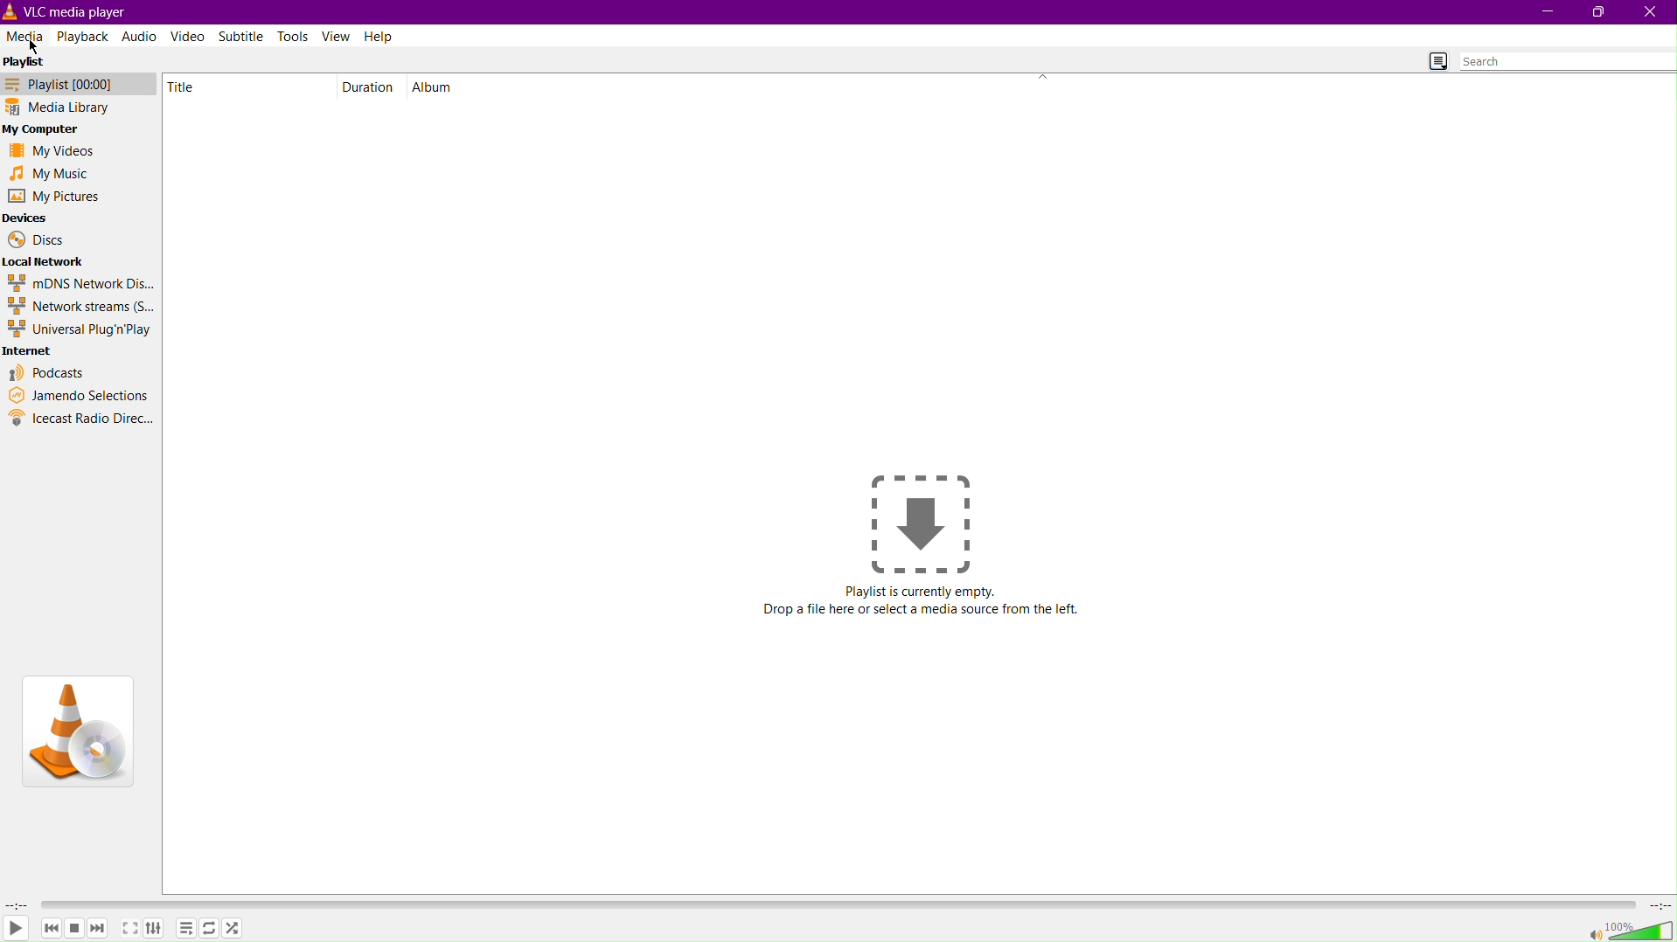 The height and width of the screenshot is (942, 1677). I want to click on Local Network, so click(48, 262).